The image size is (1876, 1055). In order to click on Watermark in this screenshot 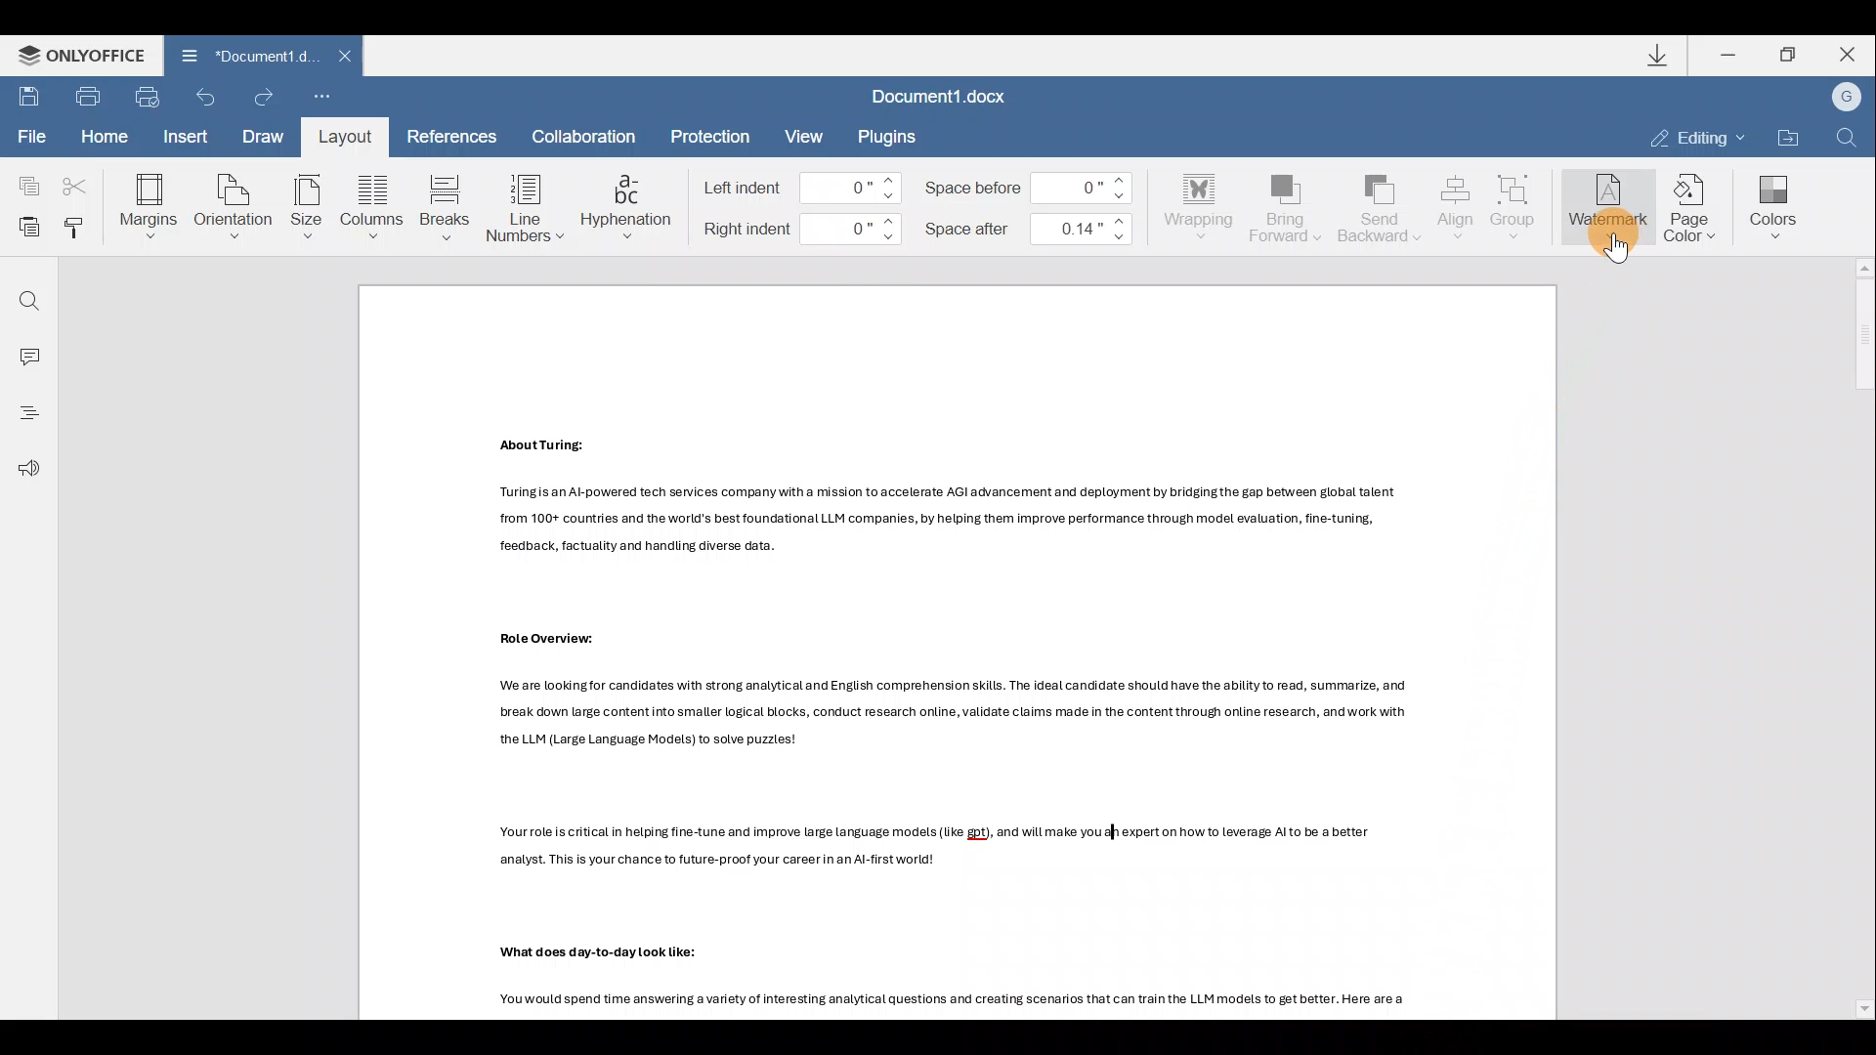, I will do `click(1607, 209)`.